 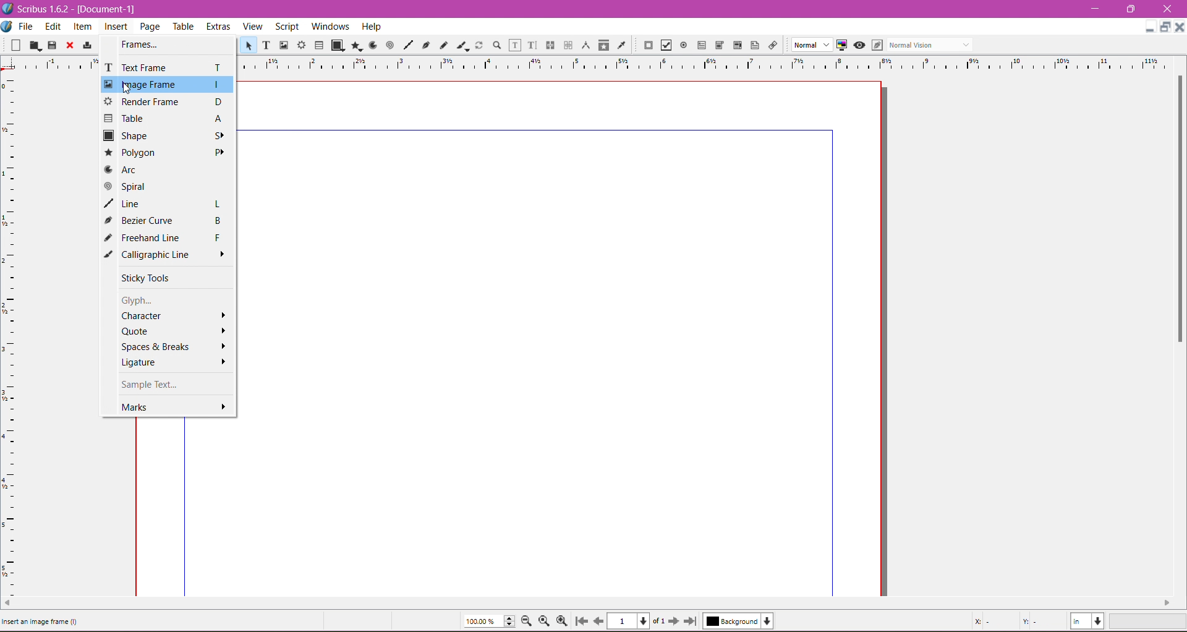 What do you see at coordinates (114, 28) in the screenshot?
I see `Insight` at bounding box center [114, 28].